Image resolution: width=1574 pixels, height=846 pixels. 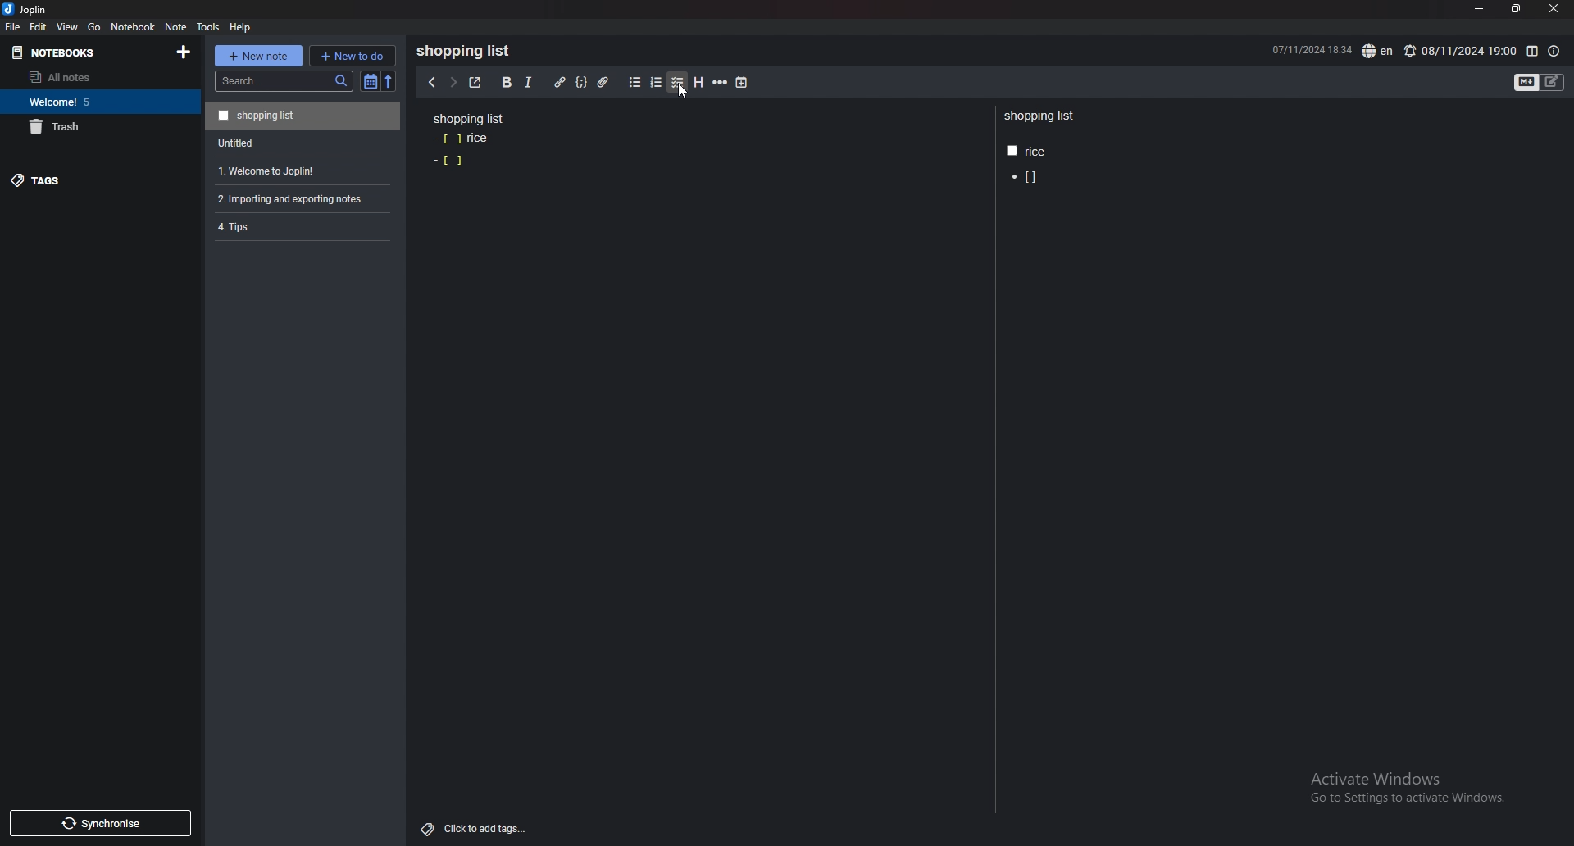 What do you see at coordinates (469, 118) in the screenshot?
I see `Shopping list` at bounding box center [469, 118].